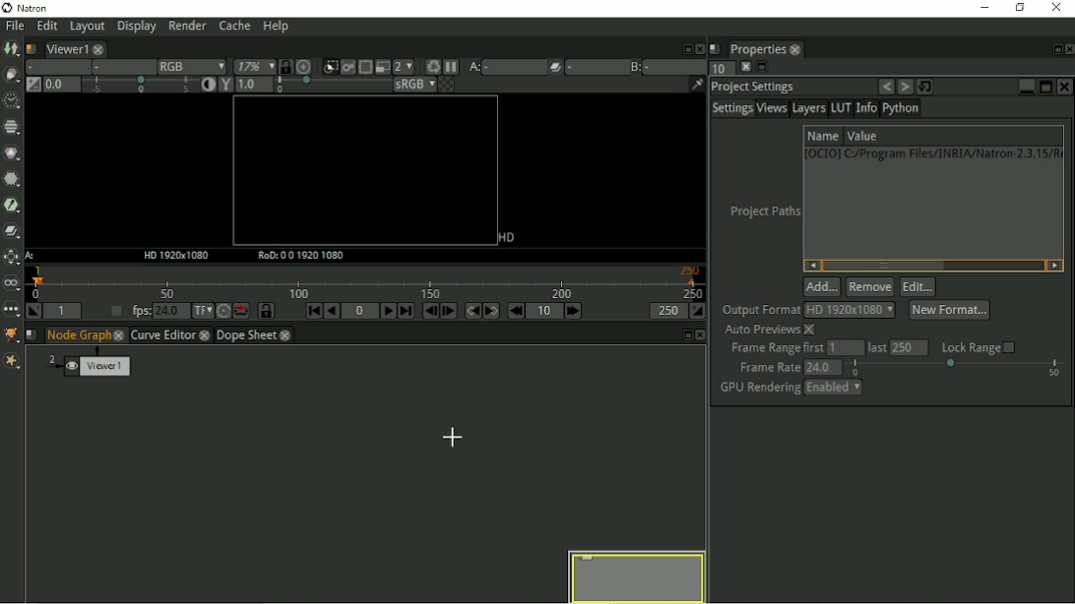 Image resolution: width=1075 pixels, height=604 pixels. I want to click on Layout, so click(87, 27).